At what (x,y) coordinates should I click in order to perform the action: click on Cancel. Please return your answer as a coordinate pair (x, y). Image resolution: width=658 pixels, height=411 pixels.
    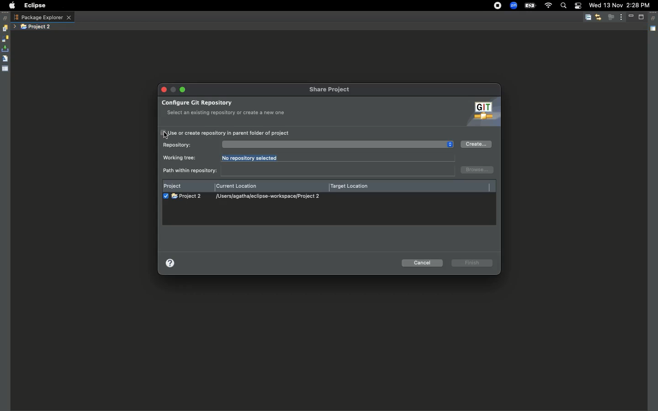
    Looking at the image, I should click on (423, 263).